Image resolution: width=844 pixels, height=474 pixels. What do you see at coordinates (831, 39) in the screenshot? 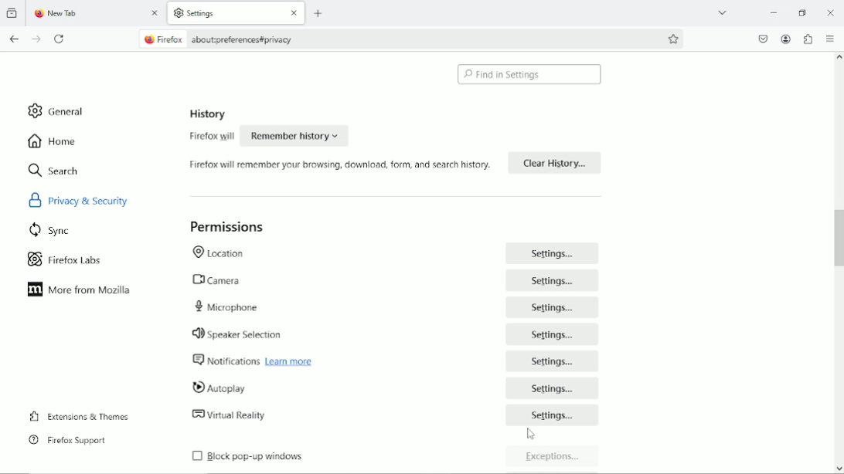
I see `Open application menu` at bounding box center [831, 39].